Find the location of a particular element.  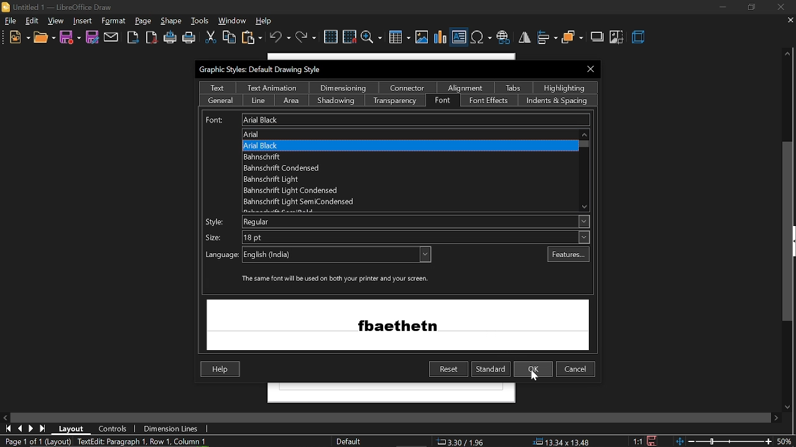

Insert table is located at coordinates (399, 38).